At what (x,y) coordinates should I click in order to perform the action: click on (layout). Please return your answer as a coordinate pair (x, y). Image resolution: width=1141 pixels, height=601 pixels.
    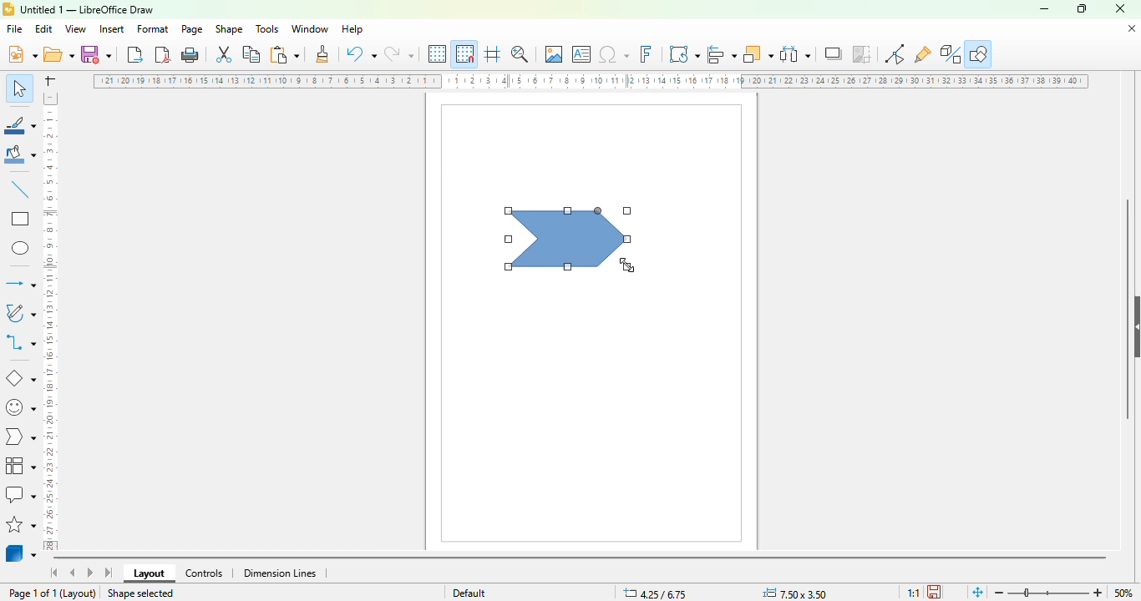
    Looking at the image, I should click on (79, 593).